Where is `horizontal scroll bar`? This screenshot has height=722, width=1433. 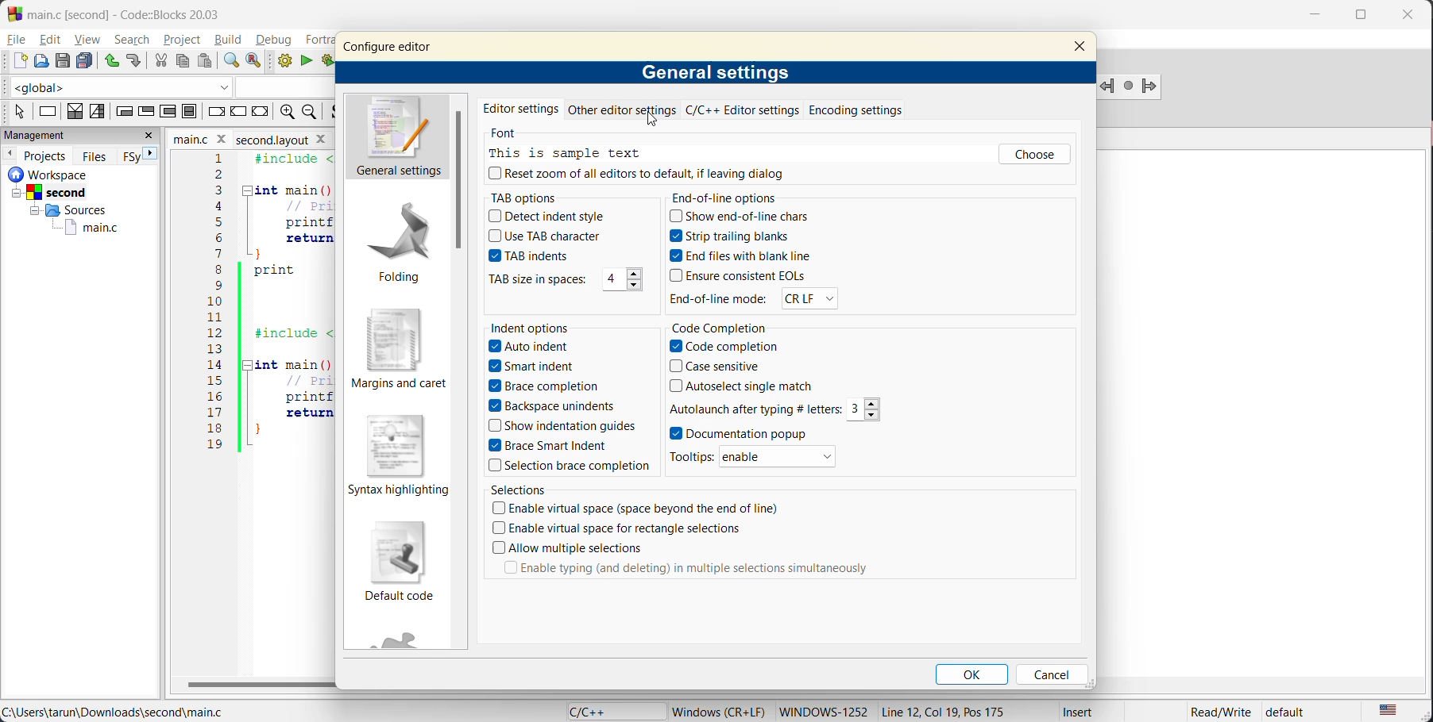 horizontal scroll bar is located at coordinates (254, 685).